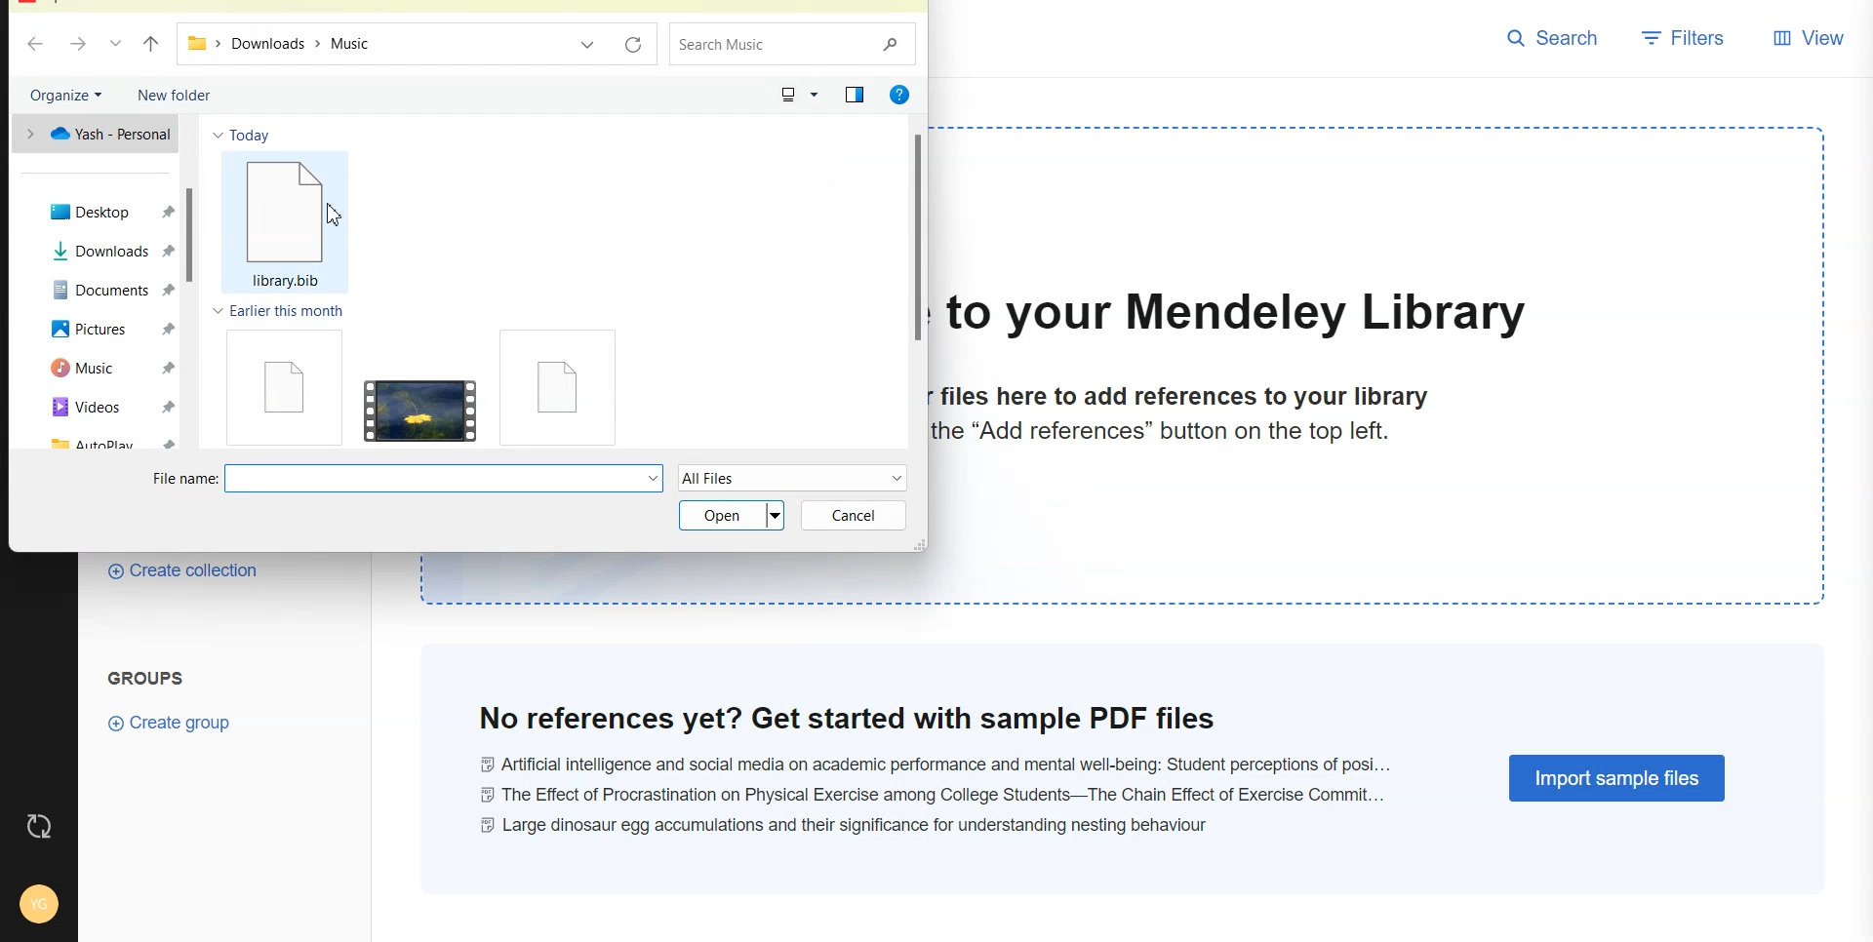 Image resolution: width=1873 pixels, height=942 pixels. I want to click on Get Help, so click(901, 95).